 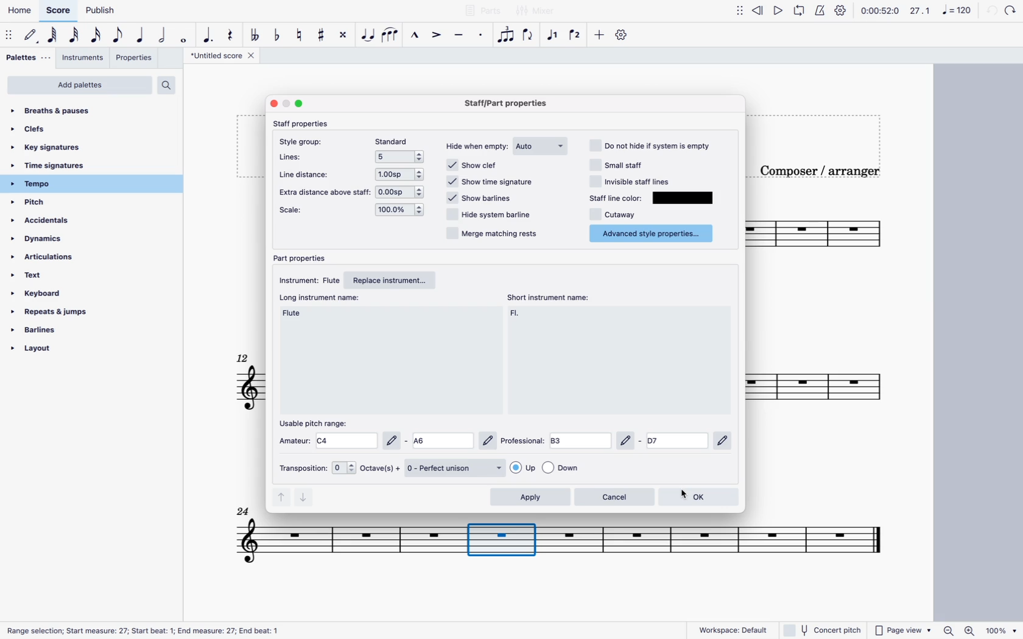 What do you see at coordinates (686, 198) in the screenshot?
I see `color` at bounding box center [686, 198].